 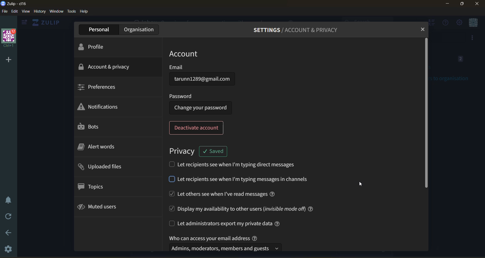 I want to click on account and privacy, so click(x=105, y=67).